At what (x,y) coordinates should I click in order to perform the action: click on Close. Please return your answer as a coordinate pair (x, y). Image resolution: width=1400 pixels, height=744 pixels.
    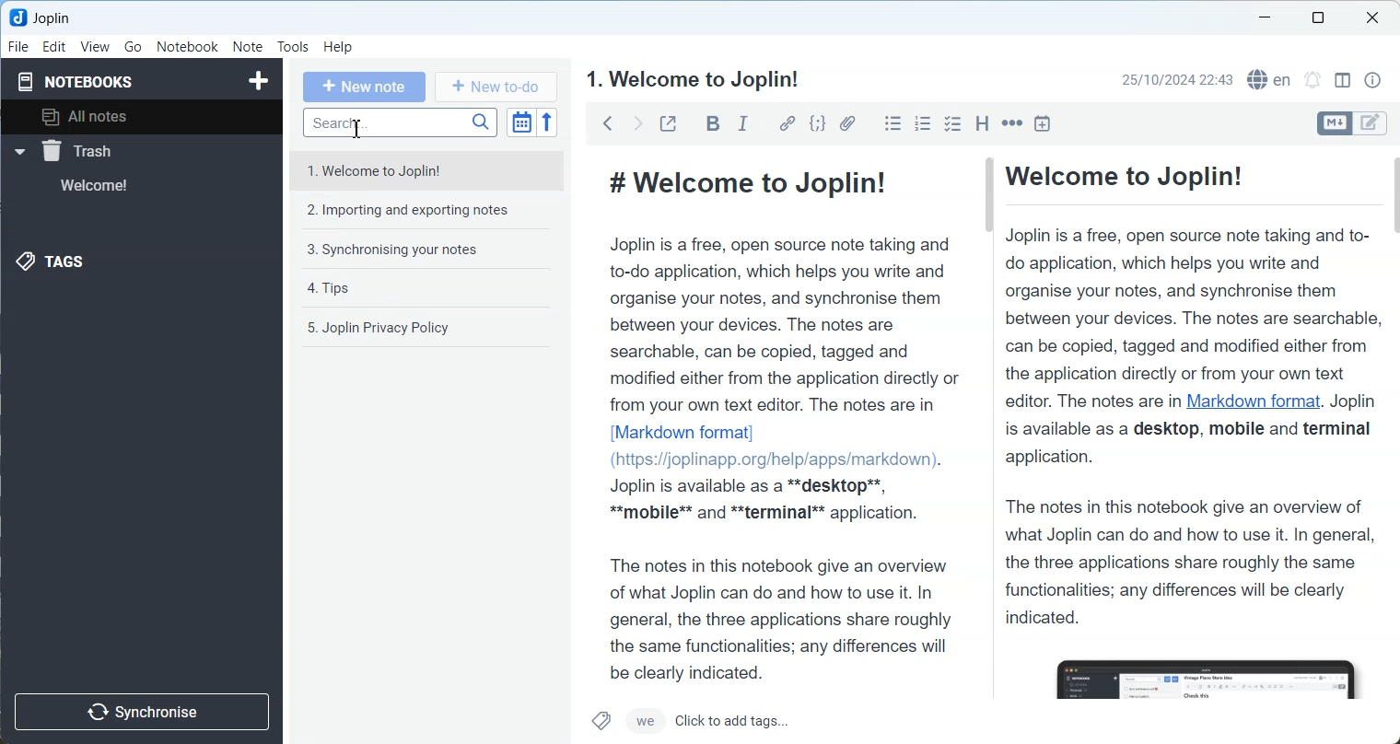
    Looking at the image, I should click on (1373, 17).